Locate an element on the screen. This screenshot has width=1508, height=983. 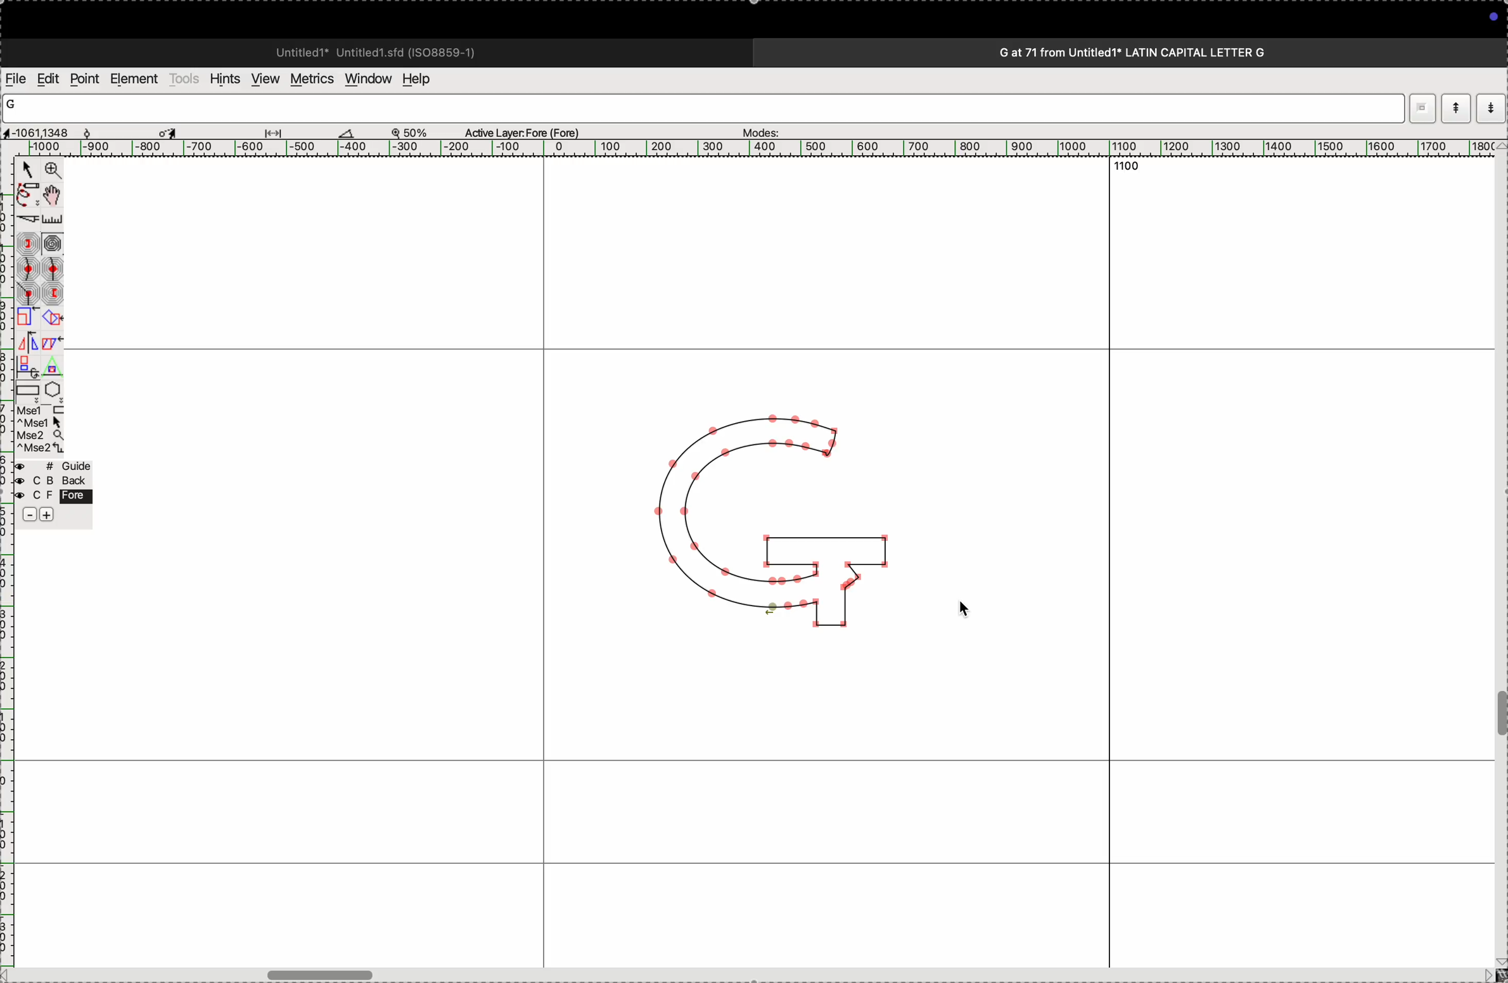
sharp curve is located at coordinates (52, 268).